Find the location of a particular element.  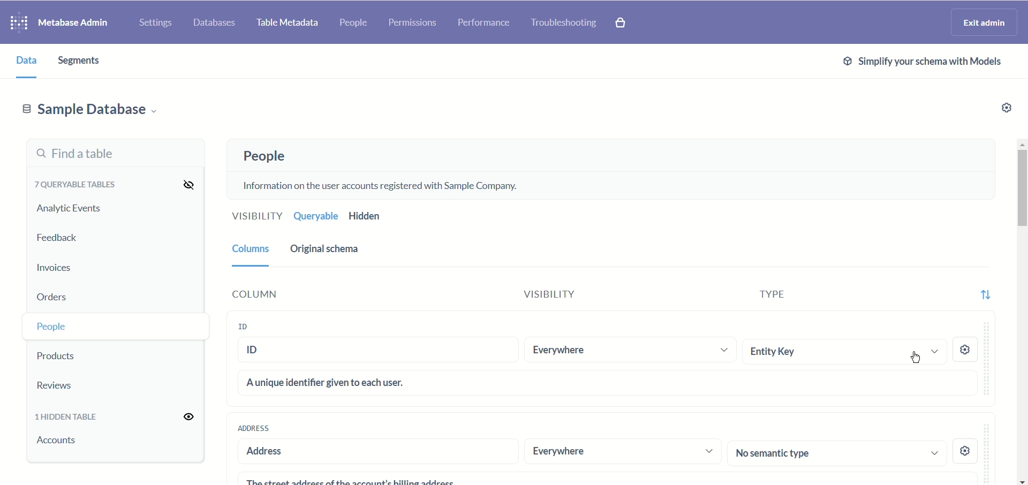

visibility is located at coordinates (565, 296).